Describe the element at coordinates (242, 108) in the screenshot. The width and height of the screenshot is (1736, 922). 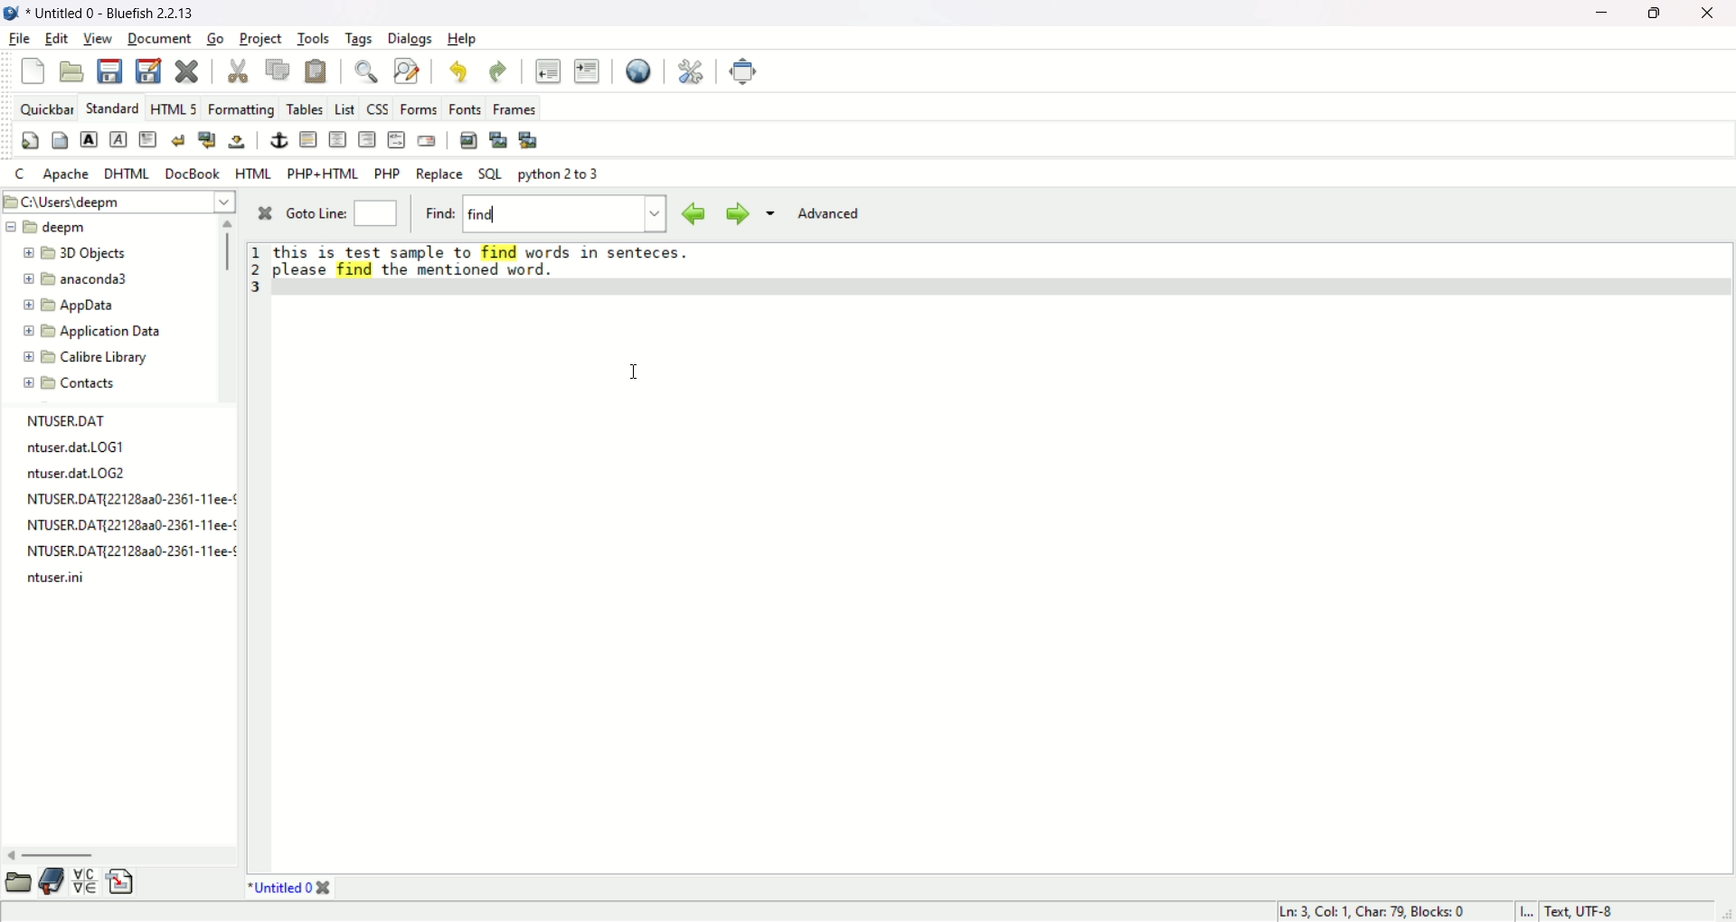
I see `formatting` at that location.